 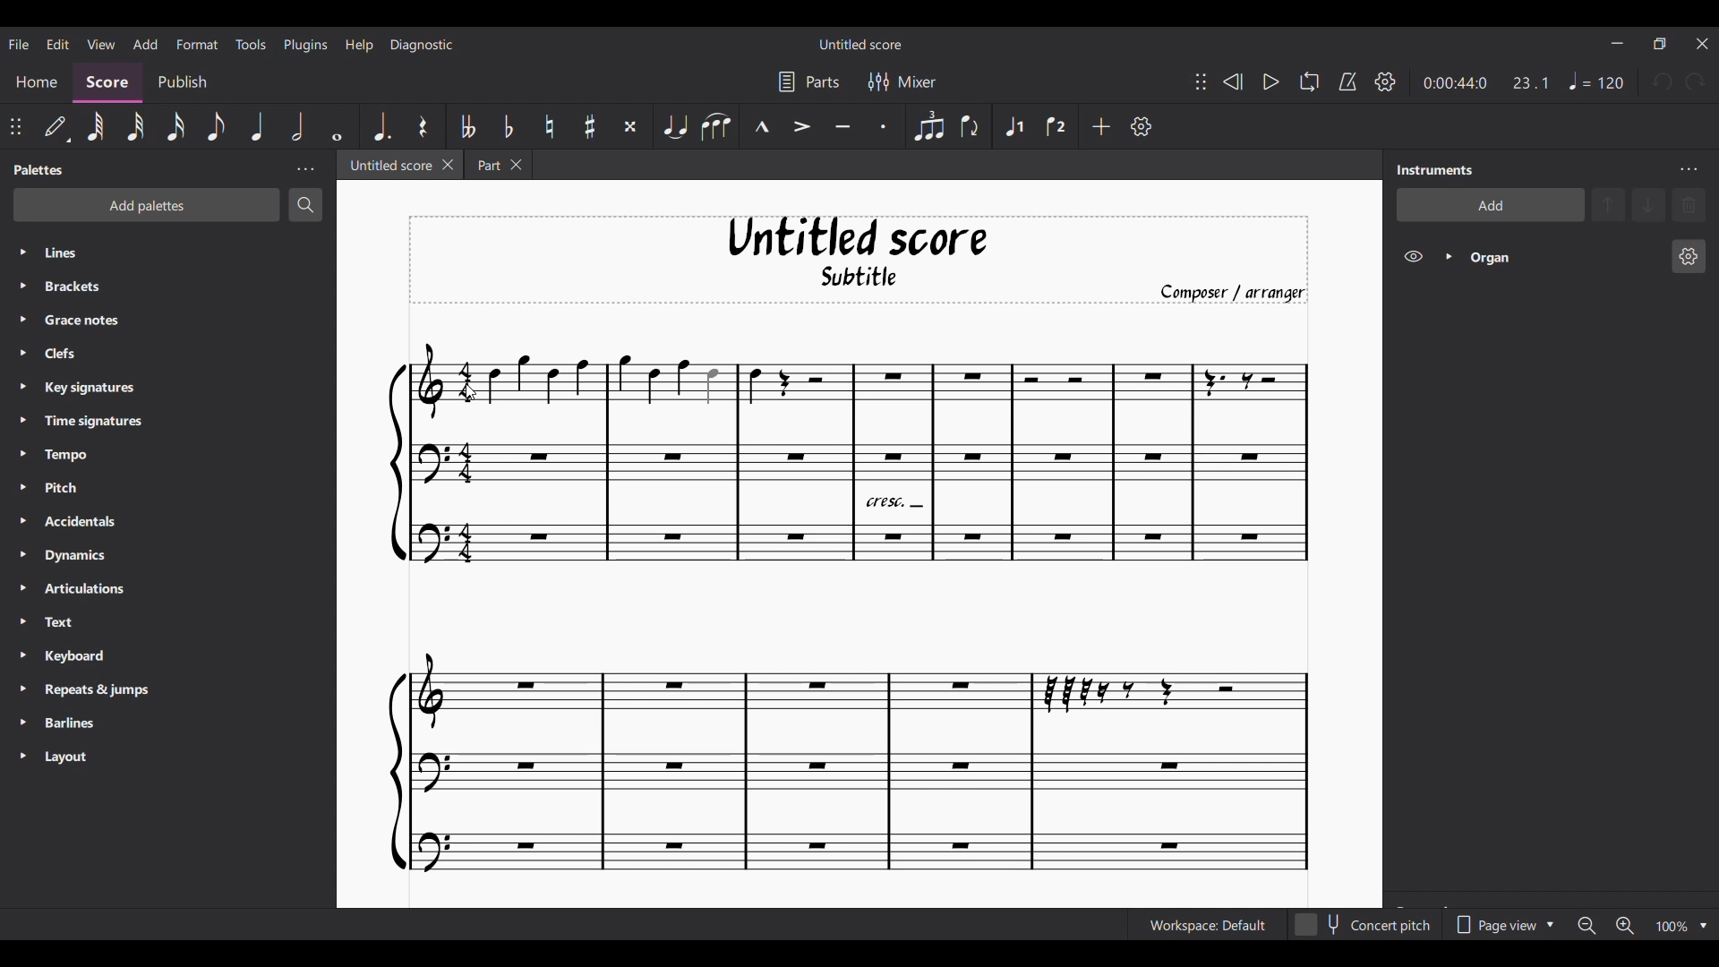 I want to click on Close current tab, so click(x=448, y=165).